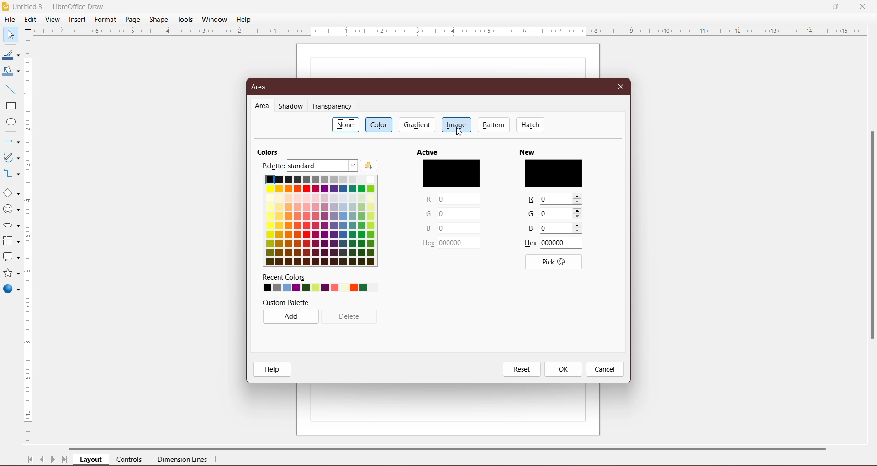 The width and height of the screenshot is (877, 466). I want to click on Edit, so click(32, 19).